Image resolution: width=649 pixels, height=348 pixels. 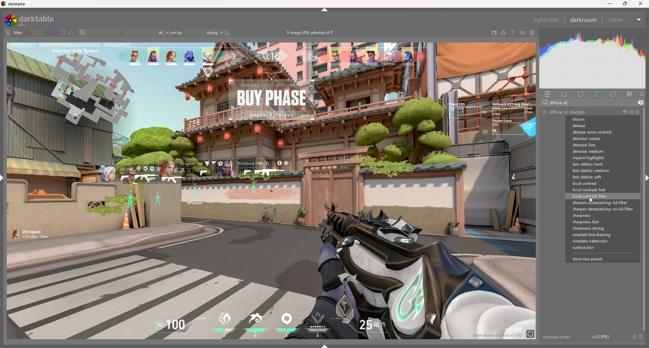 What do you see at coordinates (229, 33) in the screenshot?
I see `reverse sort order` at bounding box center [229, 33].